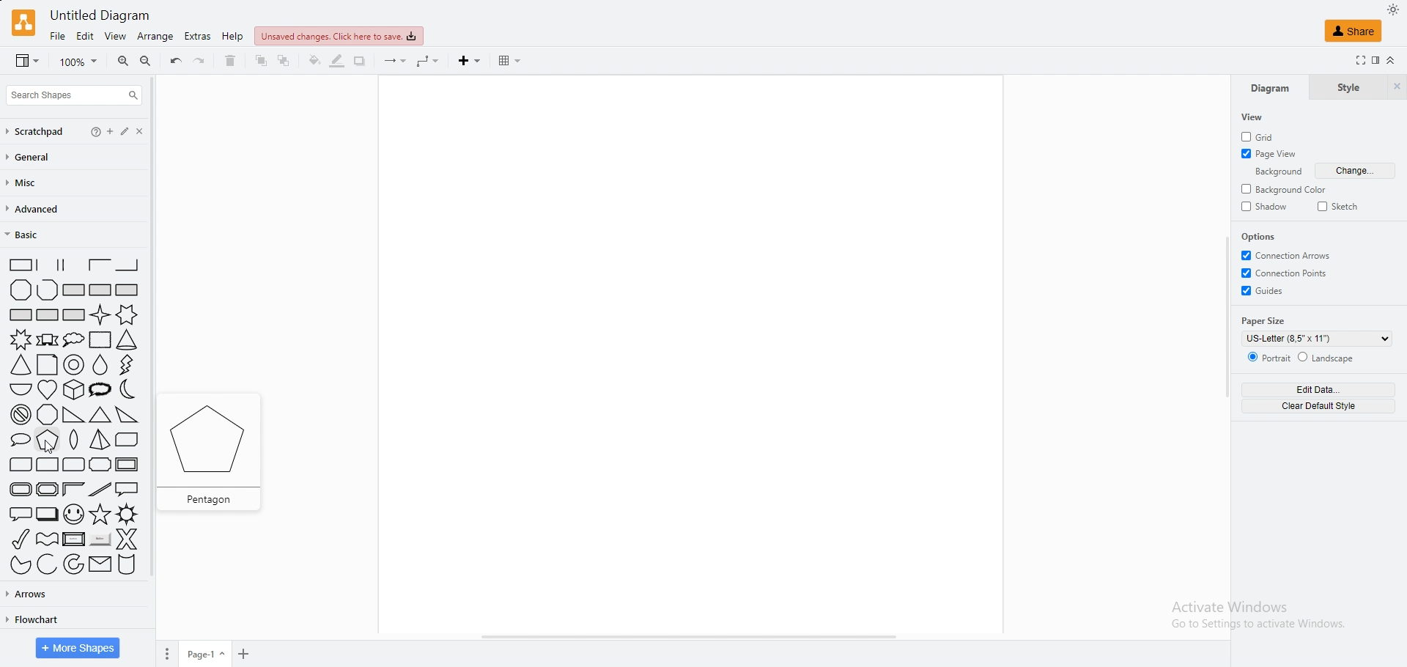  I want to click on pentagon preview, so click(218, 452).